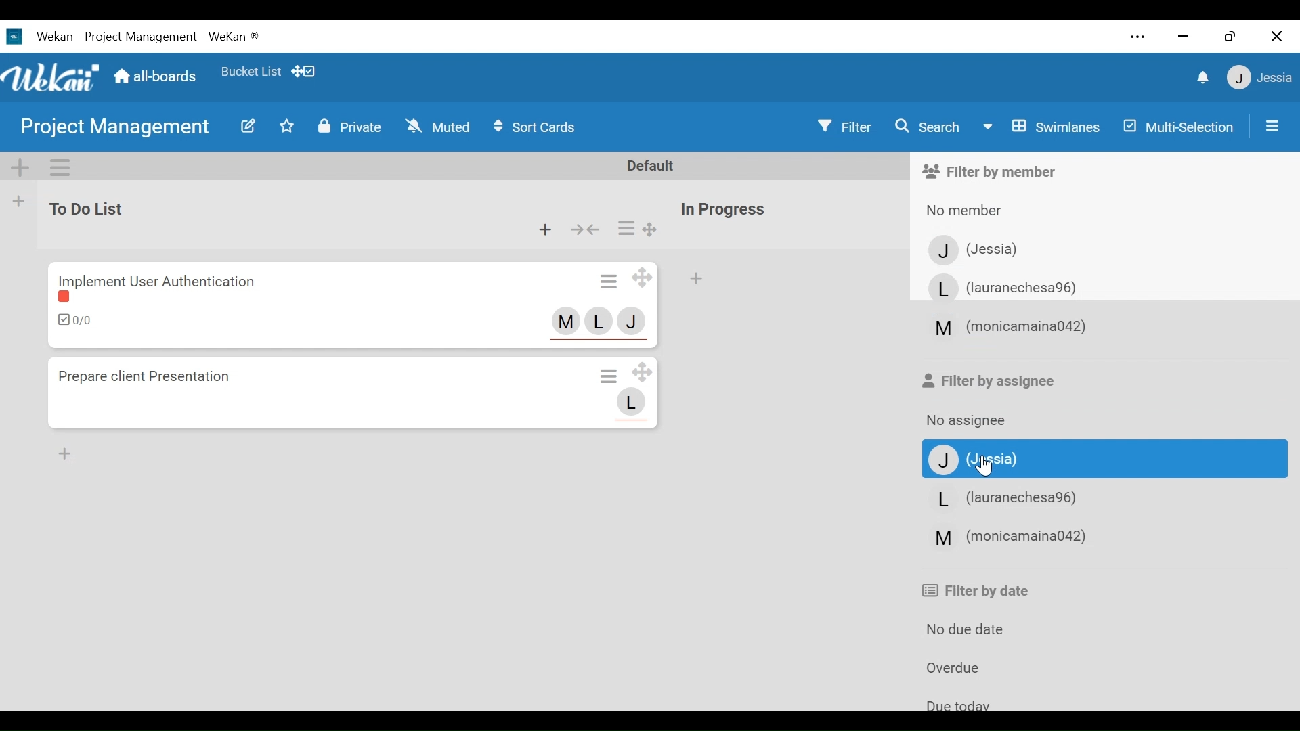 This screenshot has height=731, width=1300. Describe the element at coordinates (1276, 35) in the screenshot. I see `Close` at that location.